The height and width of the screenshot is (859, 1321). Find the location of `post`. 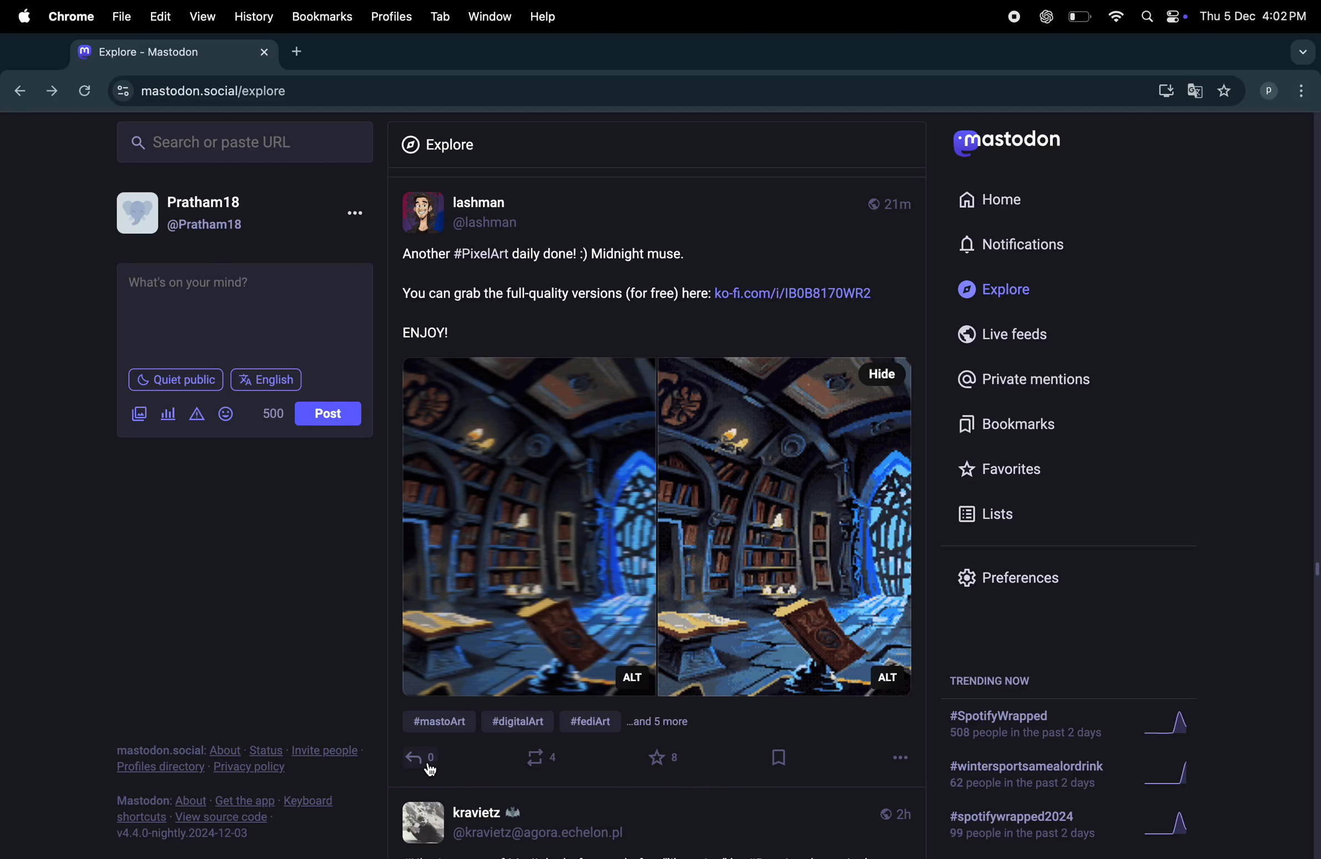

post is located at coordinates (331, 413).